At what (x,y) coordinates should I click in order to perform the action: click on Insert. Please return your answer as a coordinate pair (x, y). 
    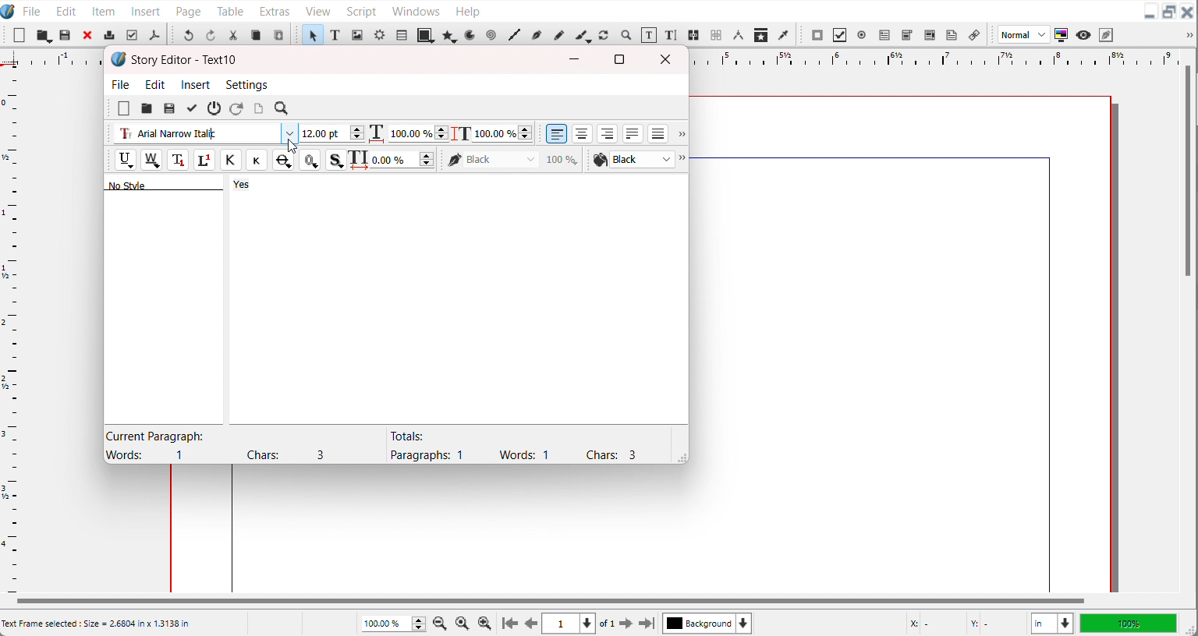
    Looking at the image, I should click on (197, 84).